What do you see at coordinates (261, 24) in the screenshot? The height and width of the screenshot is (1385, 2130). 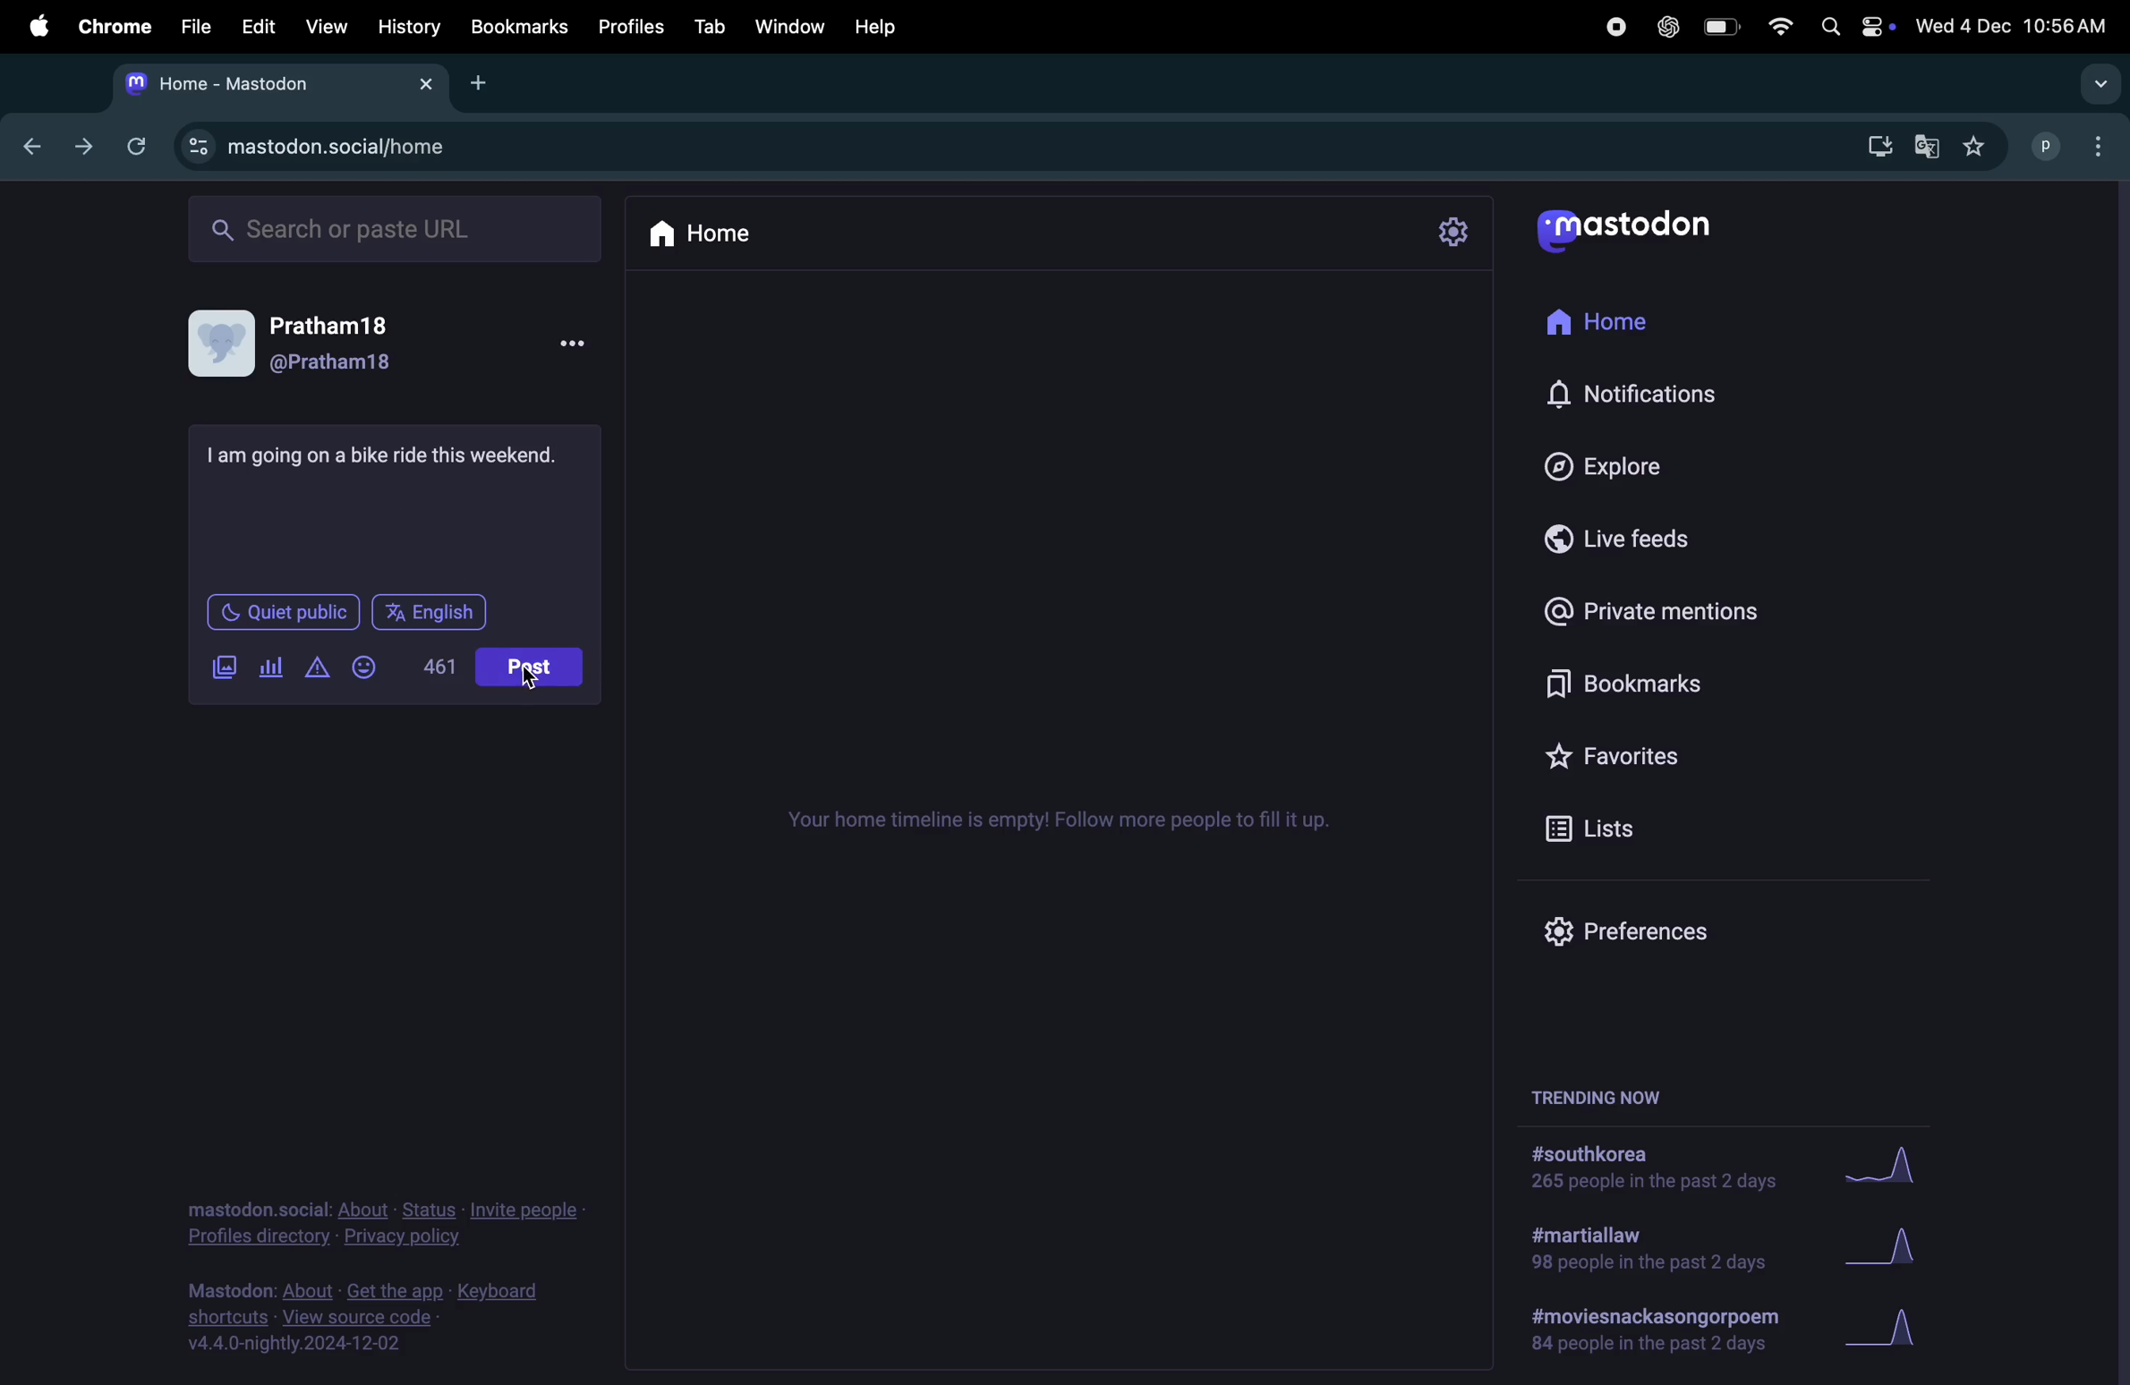 I see `Edit` at bounding box center [261, 24].